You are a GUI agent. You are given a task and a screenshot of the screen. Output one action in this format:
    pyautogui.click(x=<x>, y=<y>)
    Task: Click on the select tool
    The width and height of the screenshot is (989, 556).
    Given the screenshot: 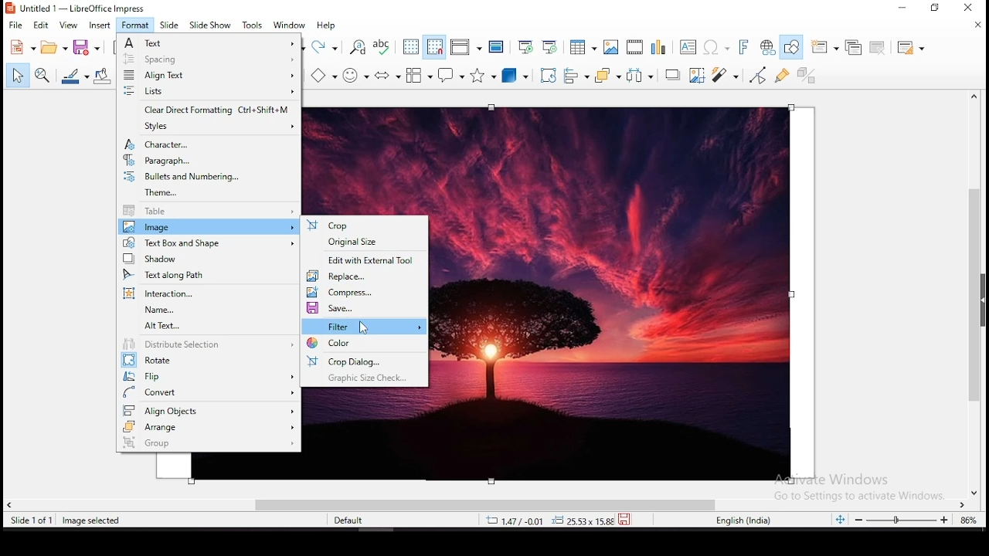 What is the action you would take?
    pyautogui.click(x=15, y=76)
    